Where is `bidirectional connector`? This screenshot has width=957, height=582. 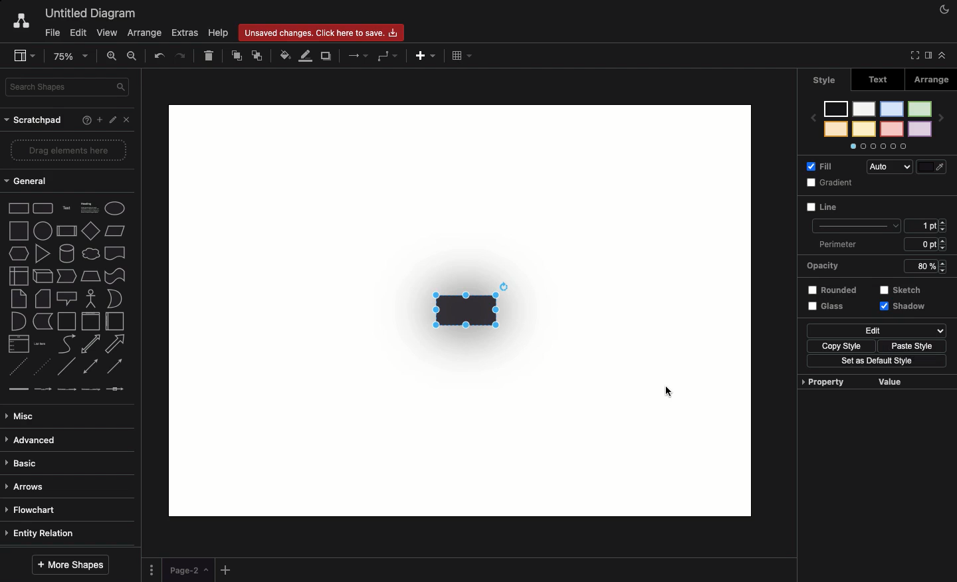 bidirectional connector is located at coordinates (90, 365).